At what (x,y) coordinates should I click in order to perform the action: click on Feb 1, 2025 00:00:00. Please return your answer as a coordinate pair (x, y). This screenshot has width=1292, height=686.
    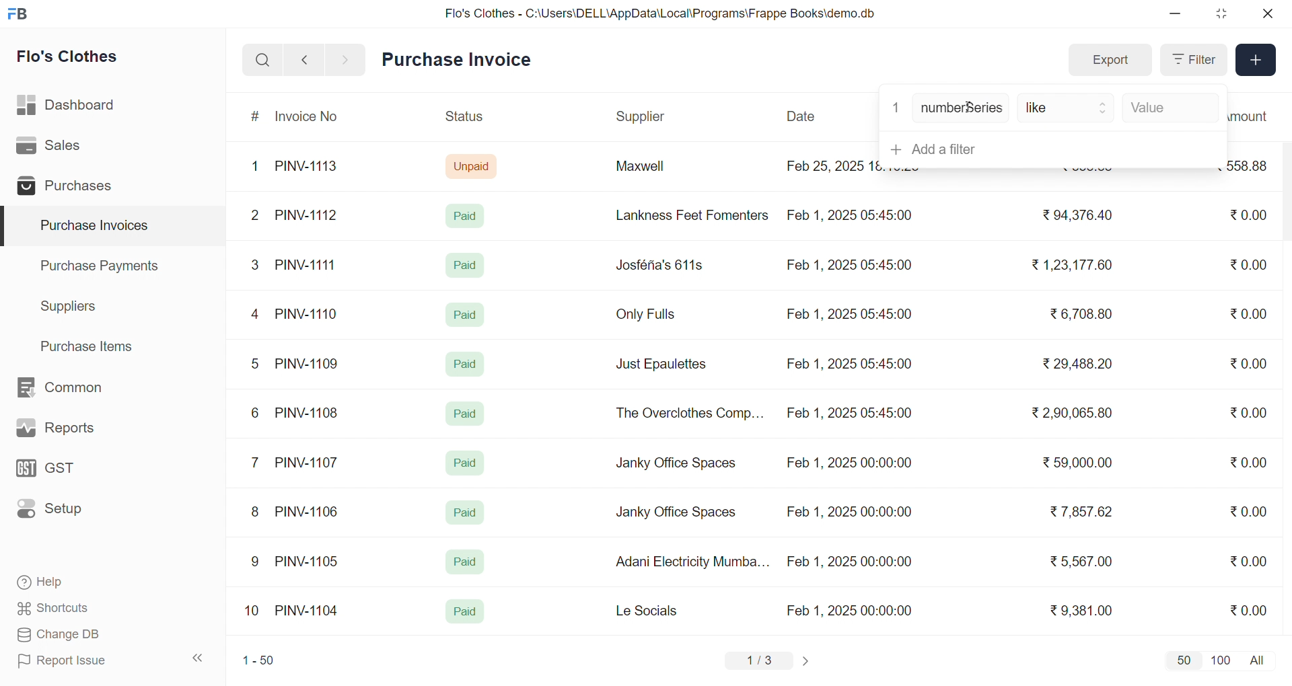
    Looking at the image, I should click on (851, 610).